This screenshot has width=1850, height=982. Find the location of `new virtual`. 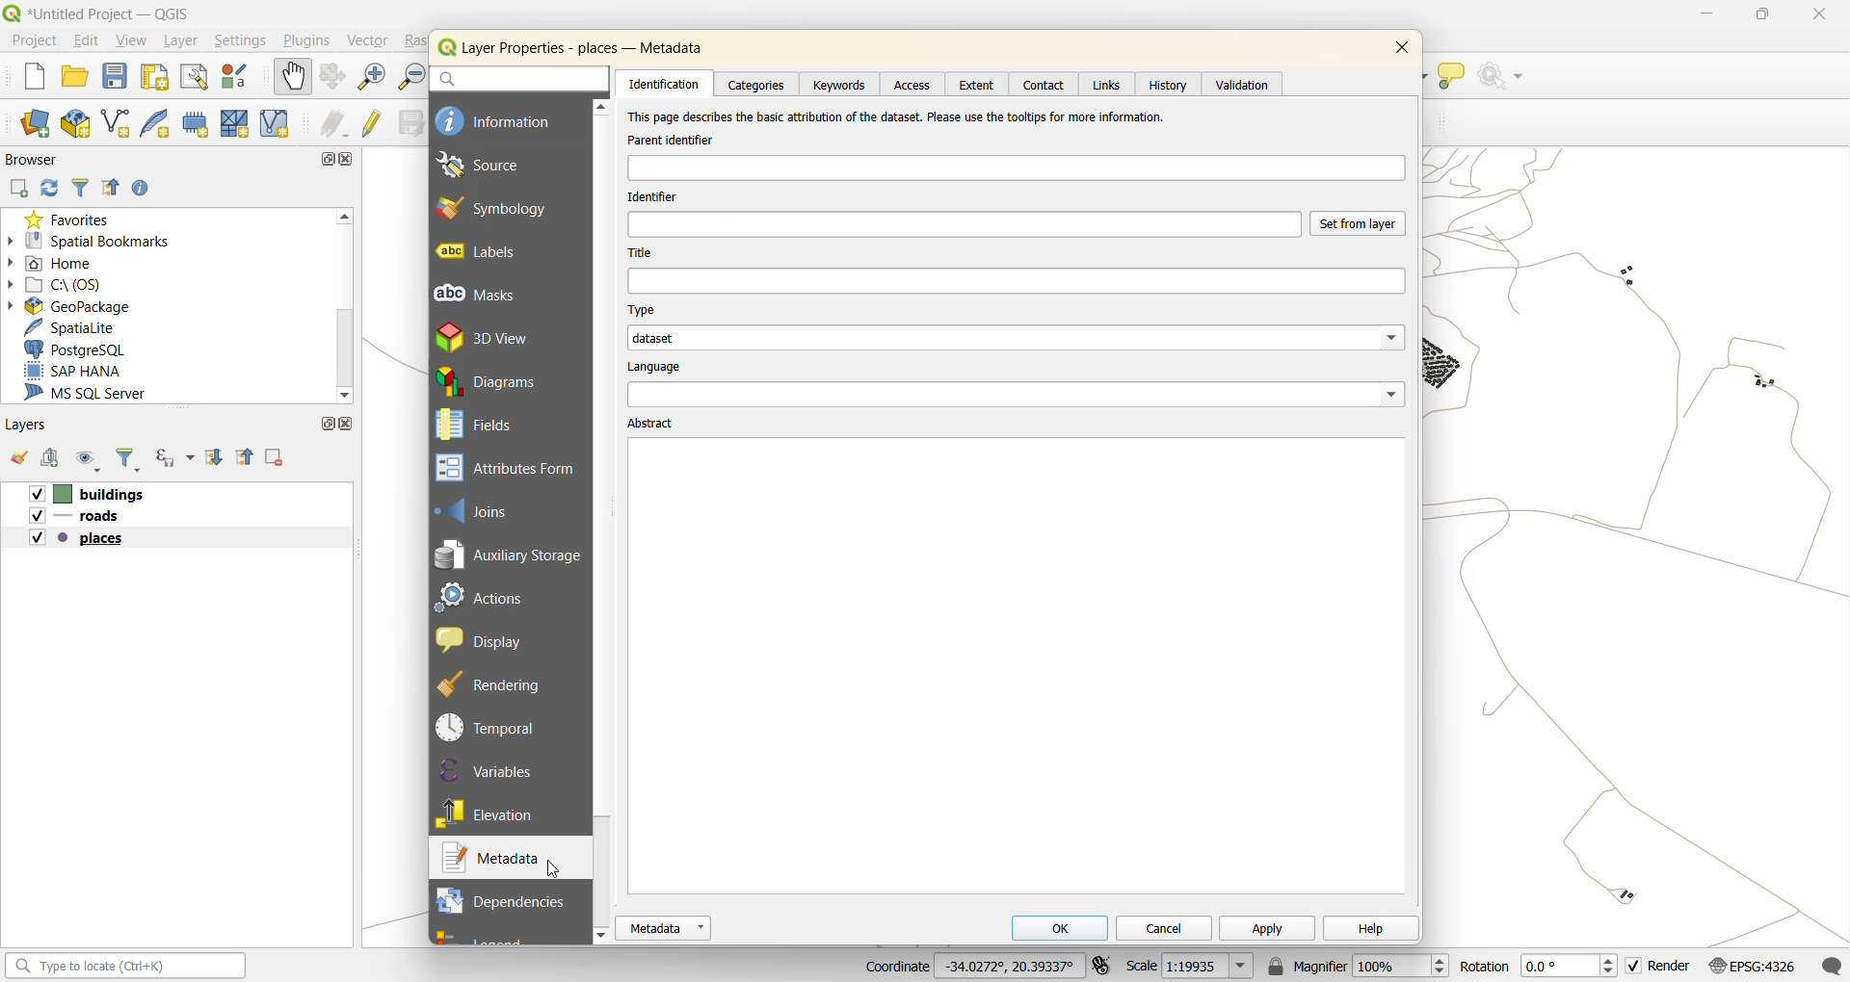

new virtual is located at coordinates (278, 124).